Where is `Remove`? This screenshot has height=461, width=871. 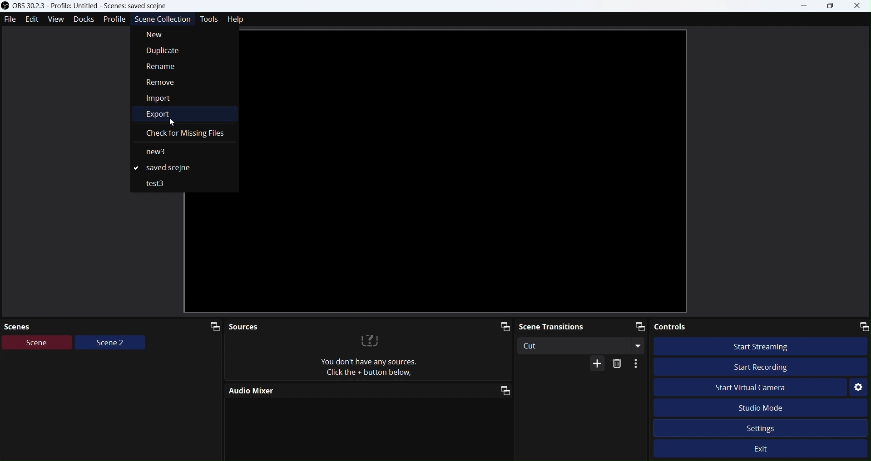 Remove is located at coordinates (174, 83).